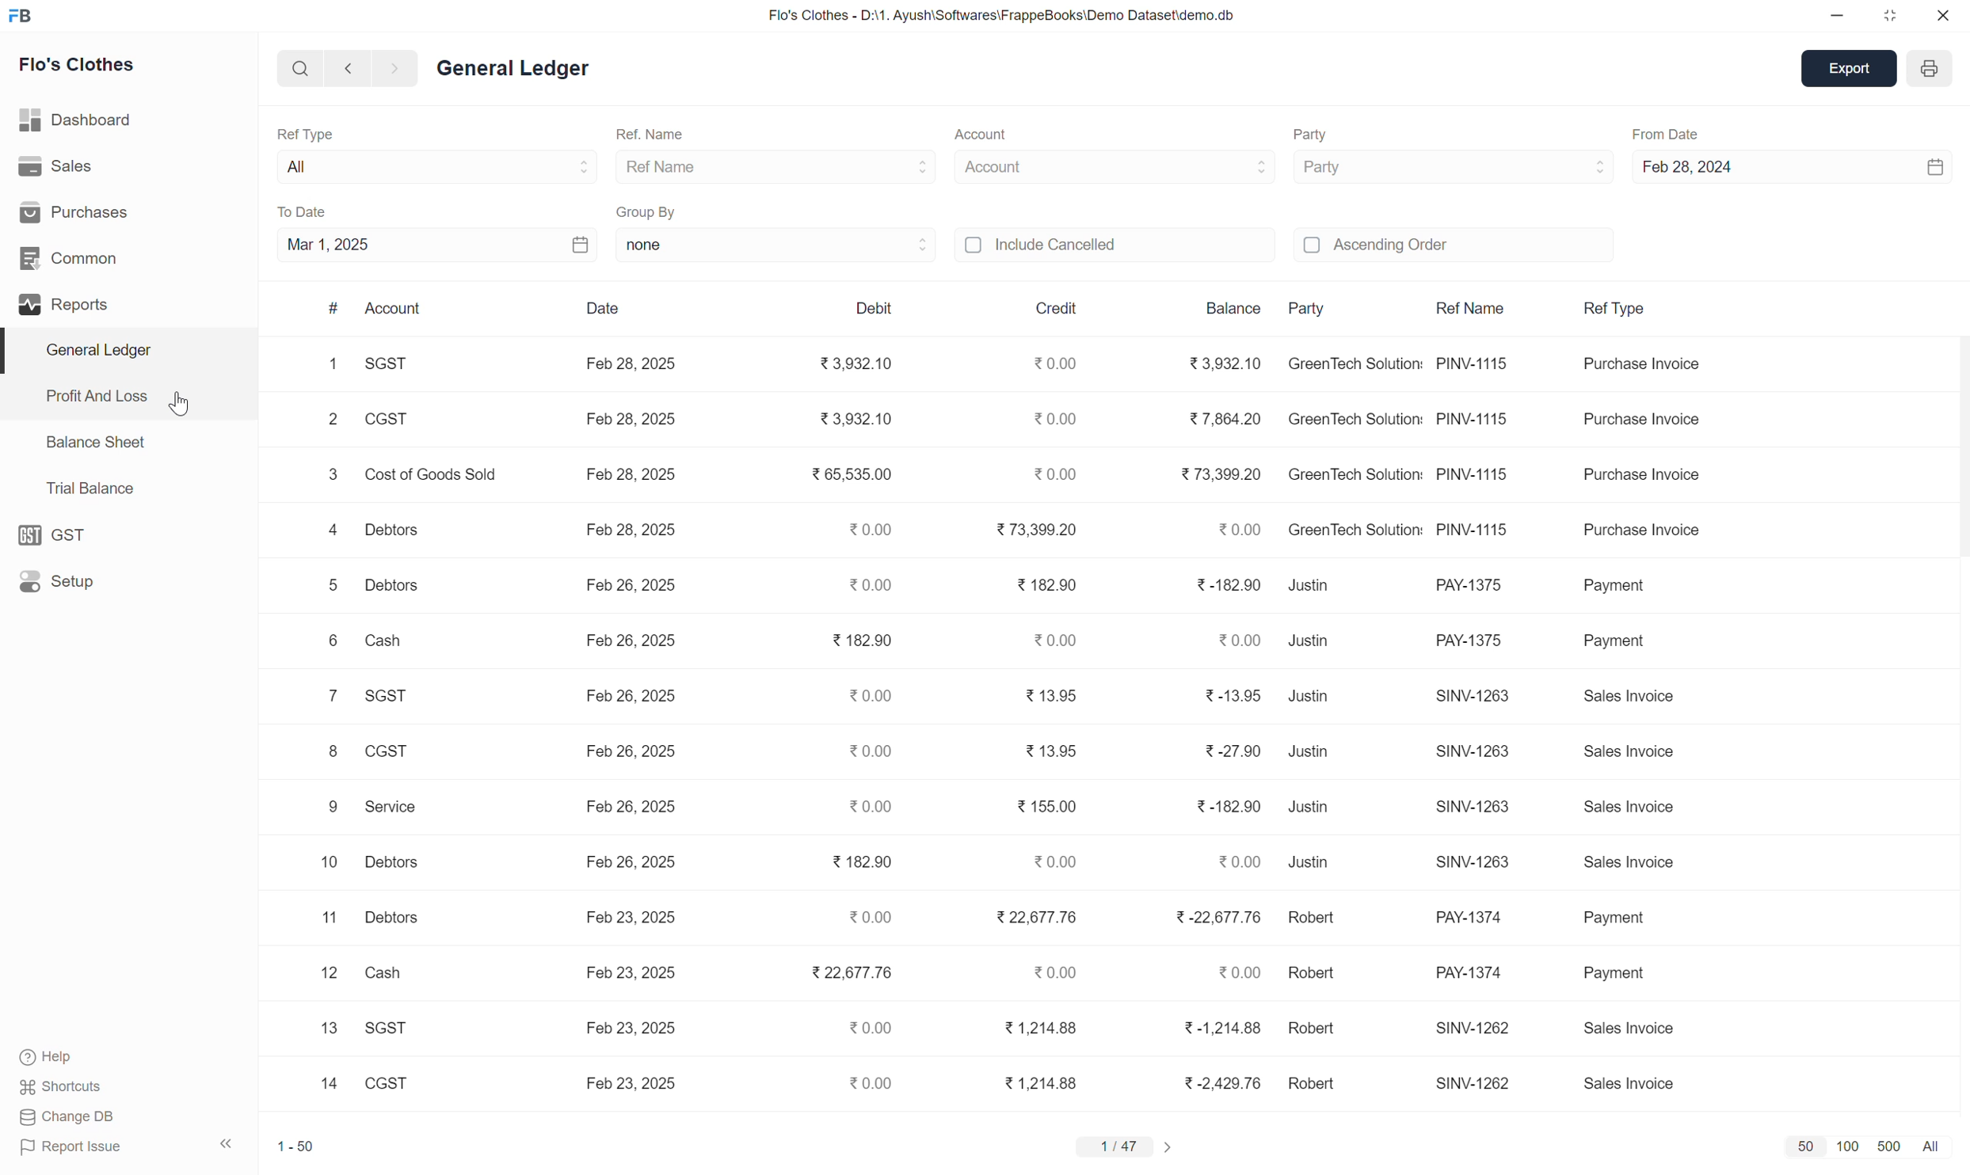 The image size is (1970, 1175). Describe the element at coordinates (627, 531) in the screenshot. I see `Feb 28, 2025` at that location.